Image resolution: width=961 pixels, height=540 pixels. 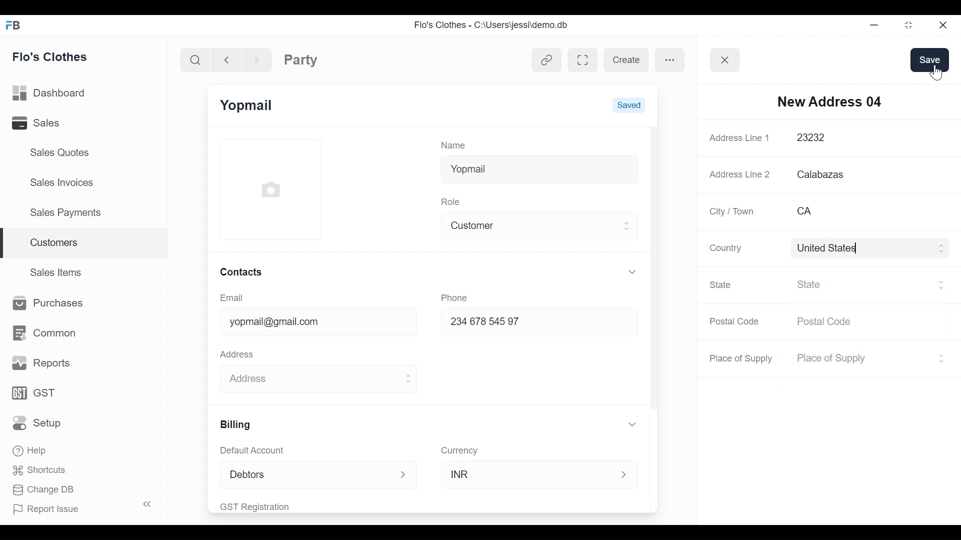 I want to click on Address, so click(x=307, y=376).